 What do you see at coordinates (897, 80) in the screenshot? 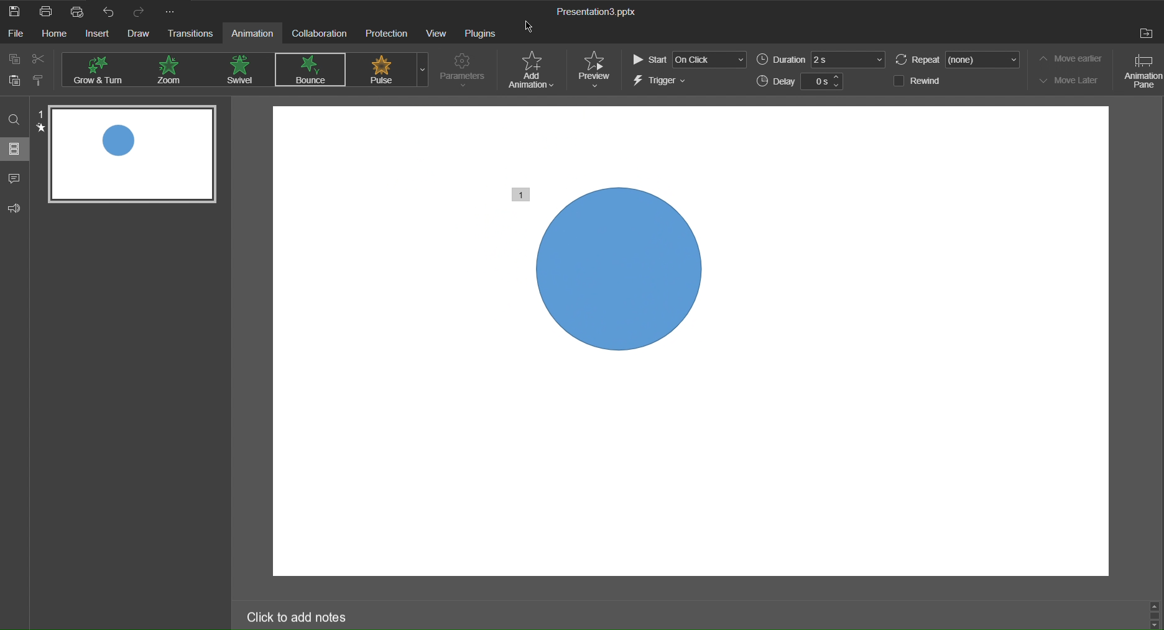
I see `checkbox` at bounding box center [897, 80].